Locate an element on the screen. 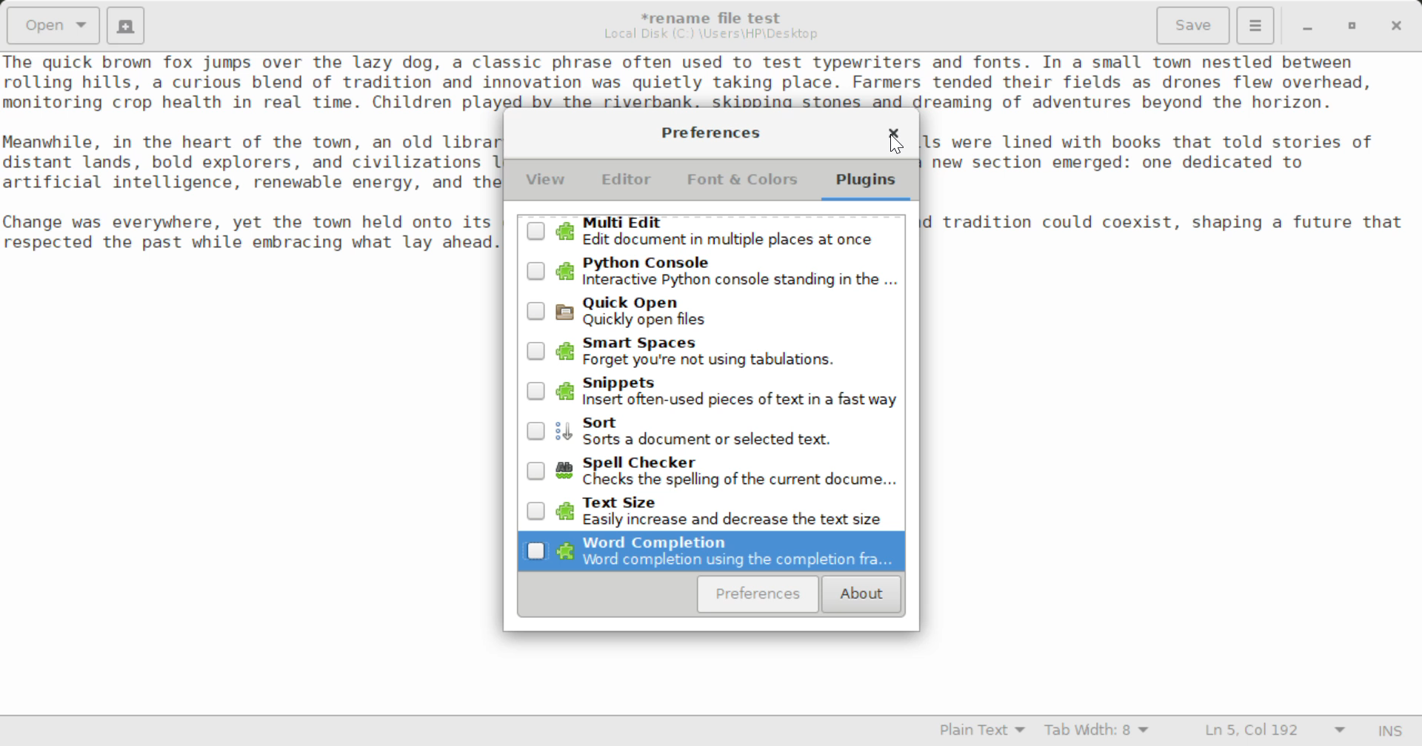 The image size is (1422, 746). Tab Width  is located at coordinates (1099, 732).